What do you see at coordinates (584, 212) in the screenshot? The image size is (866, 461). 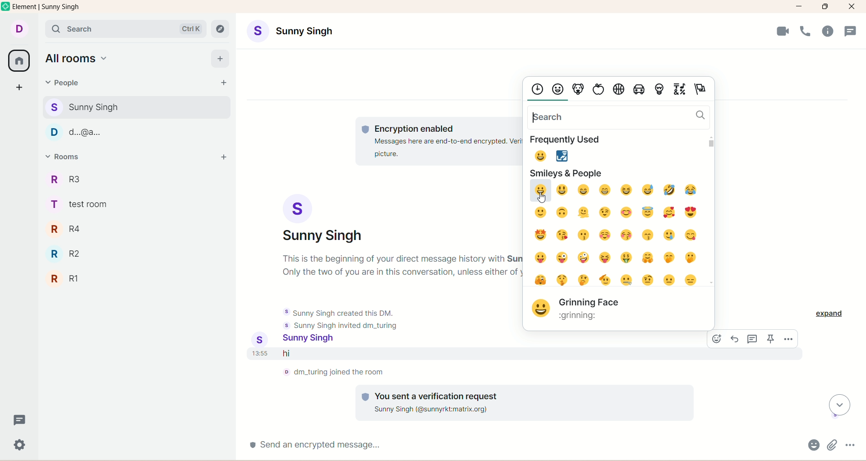 I see `Melting face` at bounding box center [584, 212].